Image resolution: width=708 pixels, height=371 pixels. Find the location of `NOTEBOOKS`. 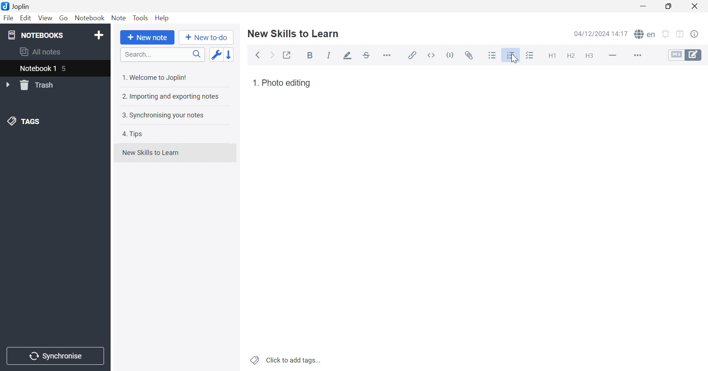

NOTEBOOKS is located at coordinates (35, 35).